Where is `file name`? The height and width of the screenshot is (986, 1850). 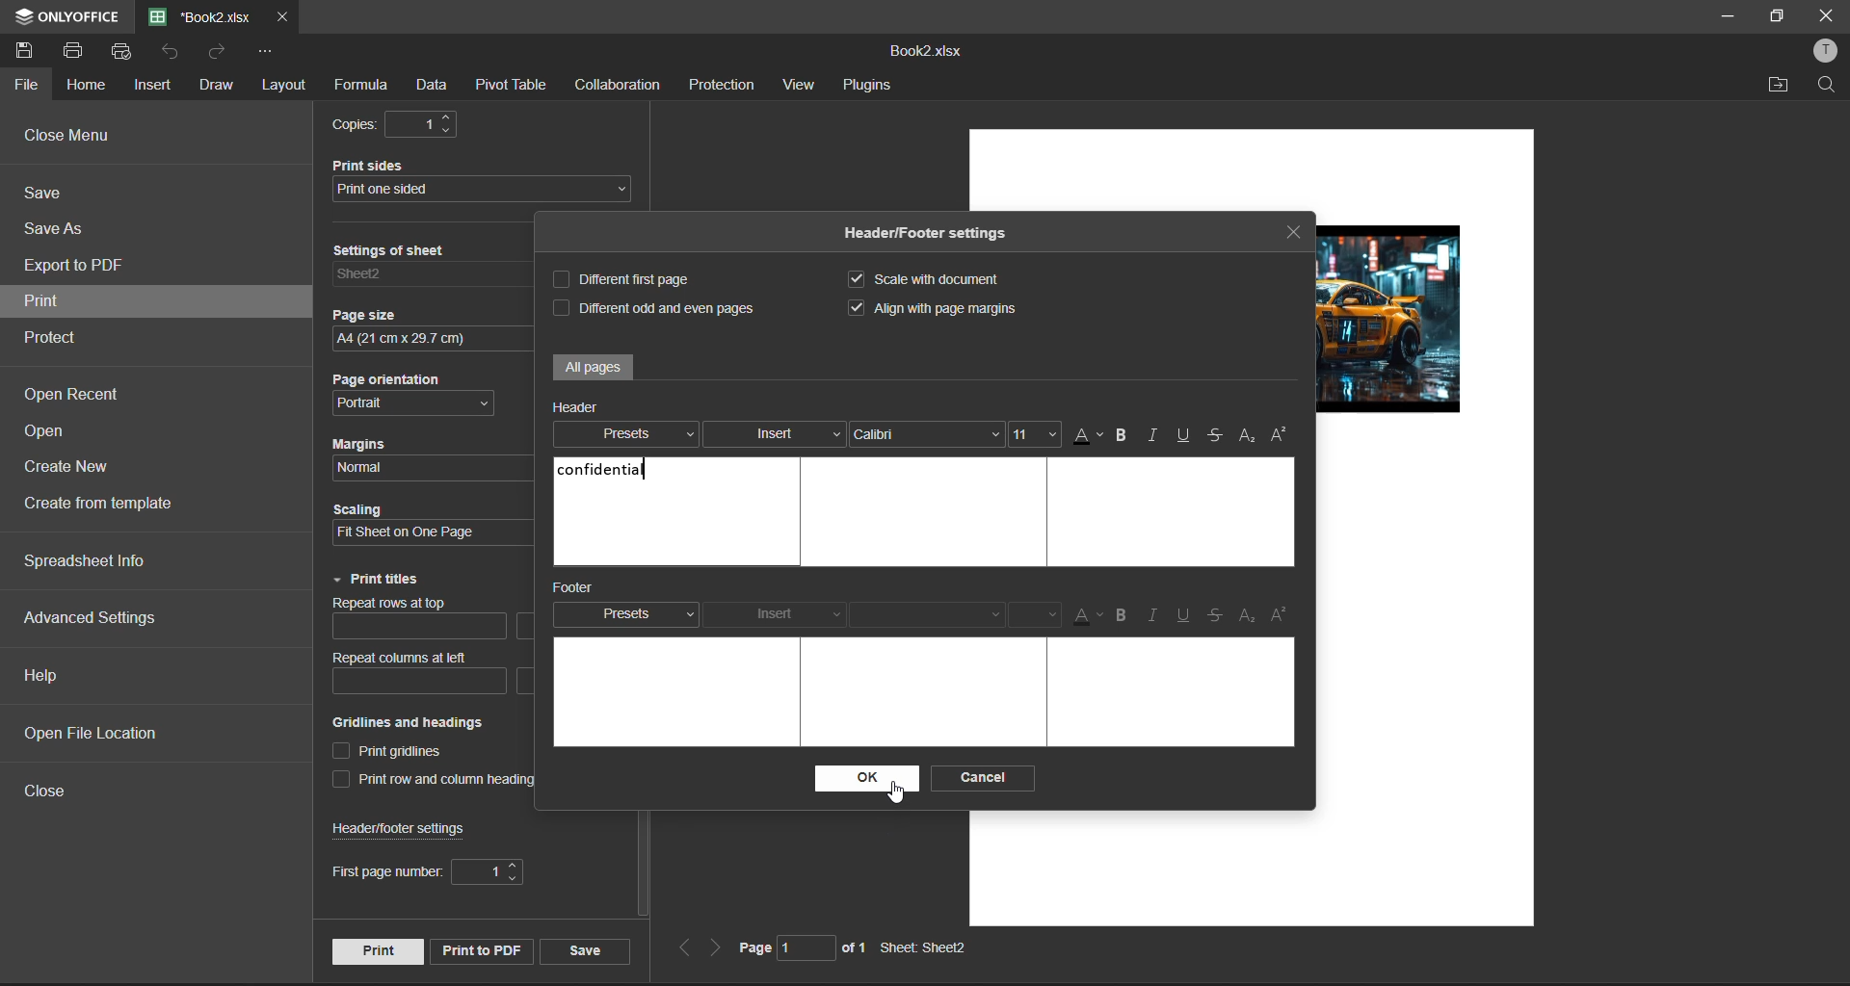
file name is located at coordinates (925, 49).